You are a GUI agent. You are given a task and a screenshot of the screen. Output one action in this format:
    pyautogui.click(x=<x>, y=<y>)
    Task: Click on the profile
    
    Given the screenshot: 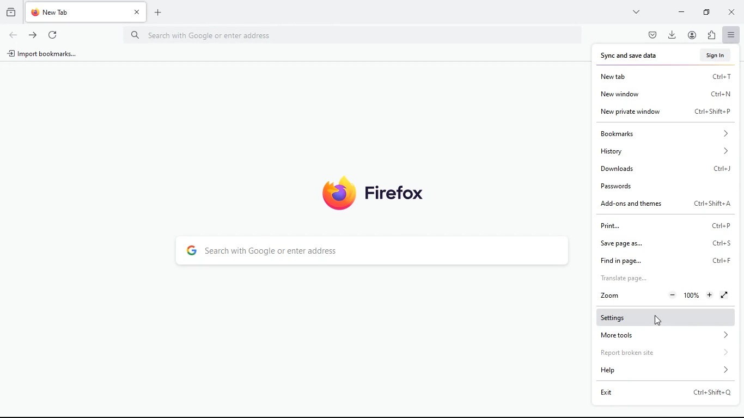 What is the action you would take?
    pyautogui.click(x=692, y=35)
    